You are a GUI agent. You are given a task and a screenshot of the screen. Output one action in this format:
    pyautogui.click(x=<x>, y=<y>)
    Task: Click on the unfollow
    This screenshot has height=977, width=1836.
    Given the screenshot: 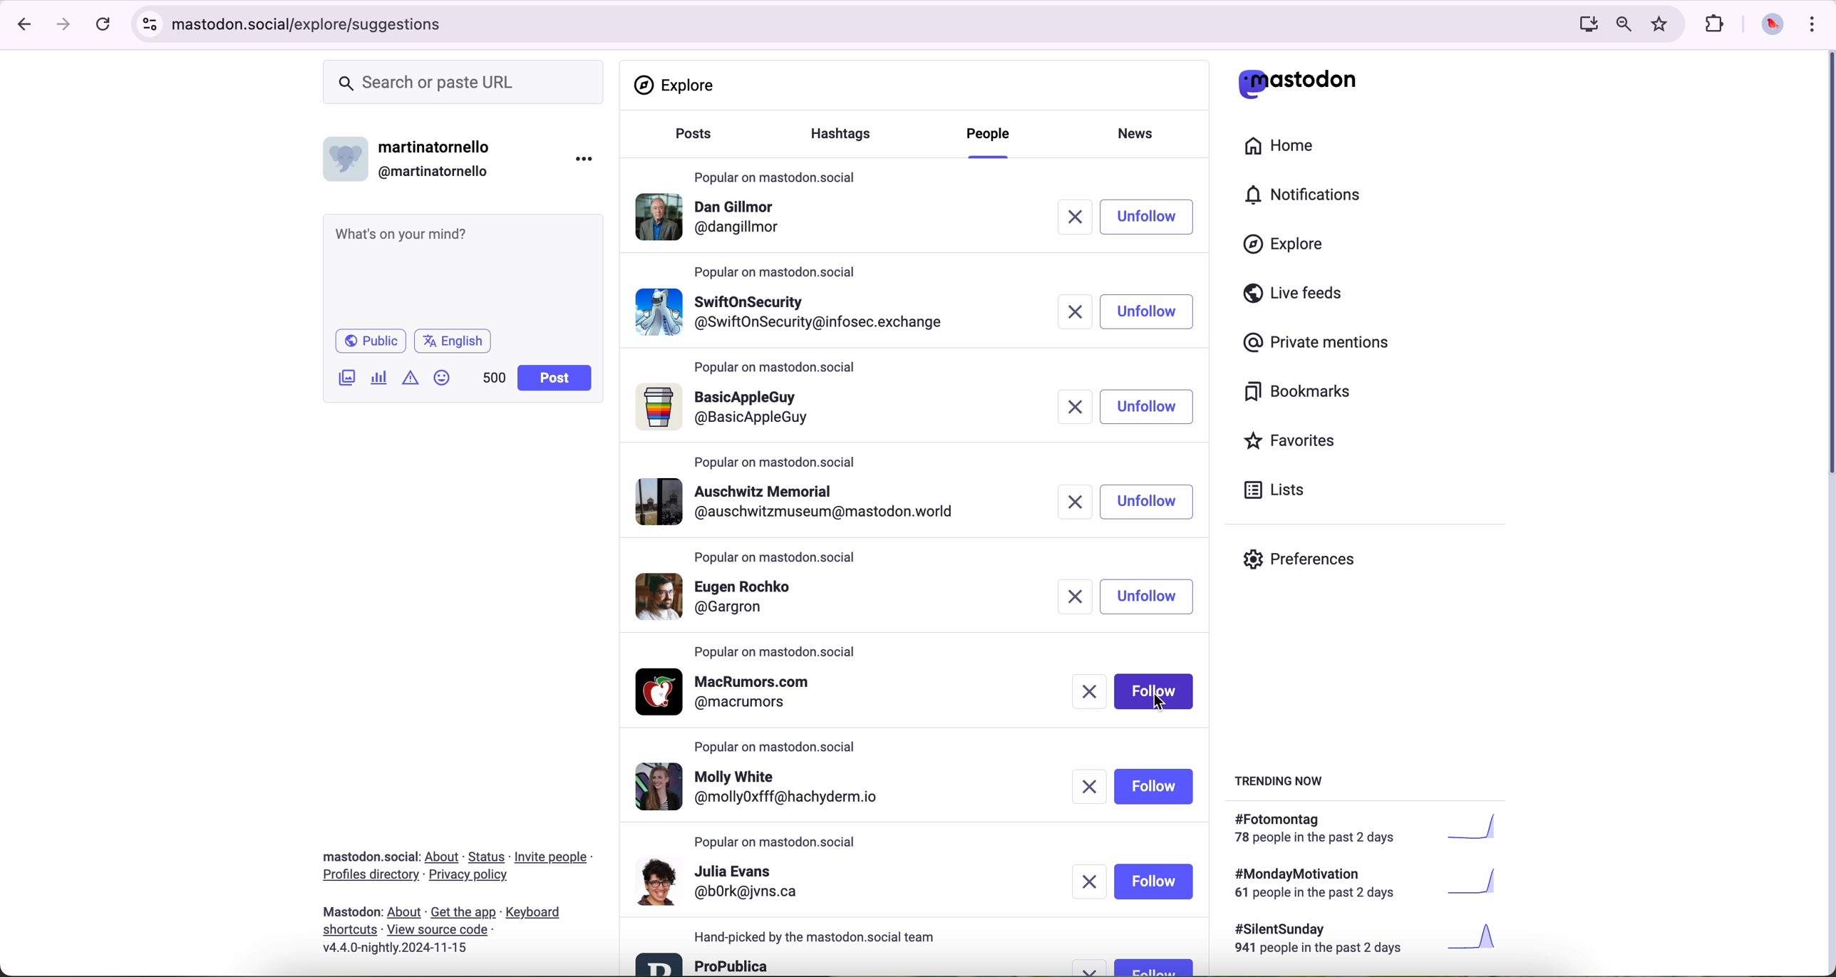 What is the action you would take?
    pyautogui.click(x=1150, y=597)
    